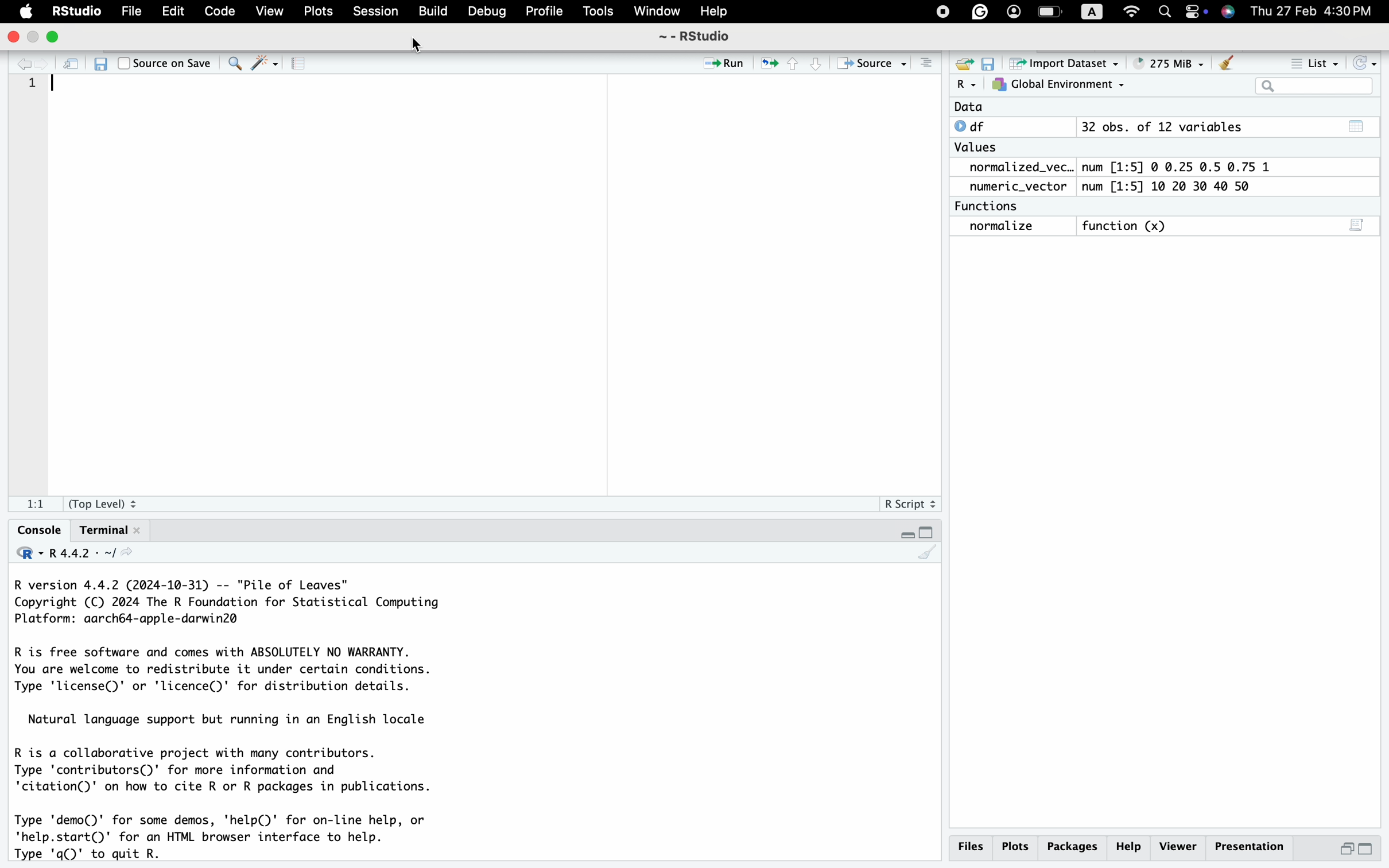 The image size is (1389, 868). What do you see at coordinates (419, 47) in the screenshot?
I see `cursor` at bounding box center [419, 47].